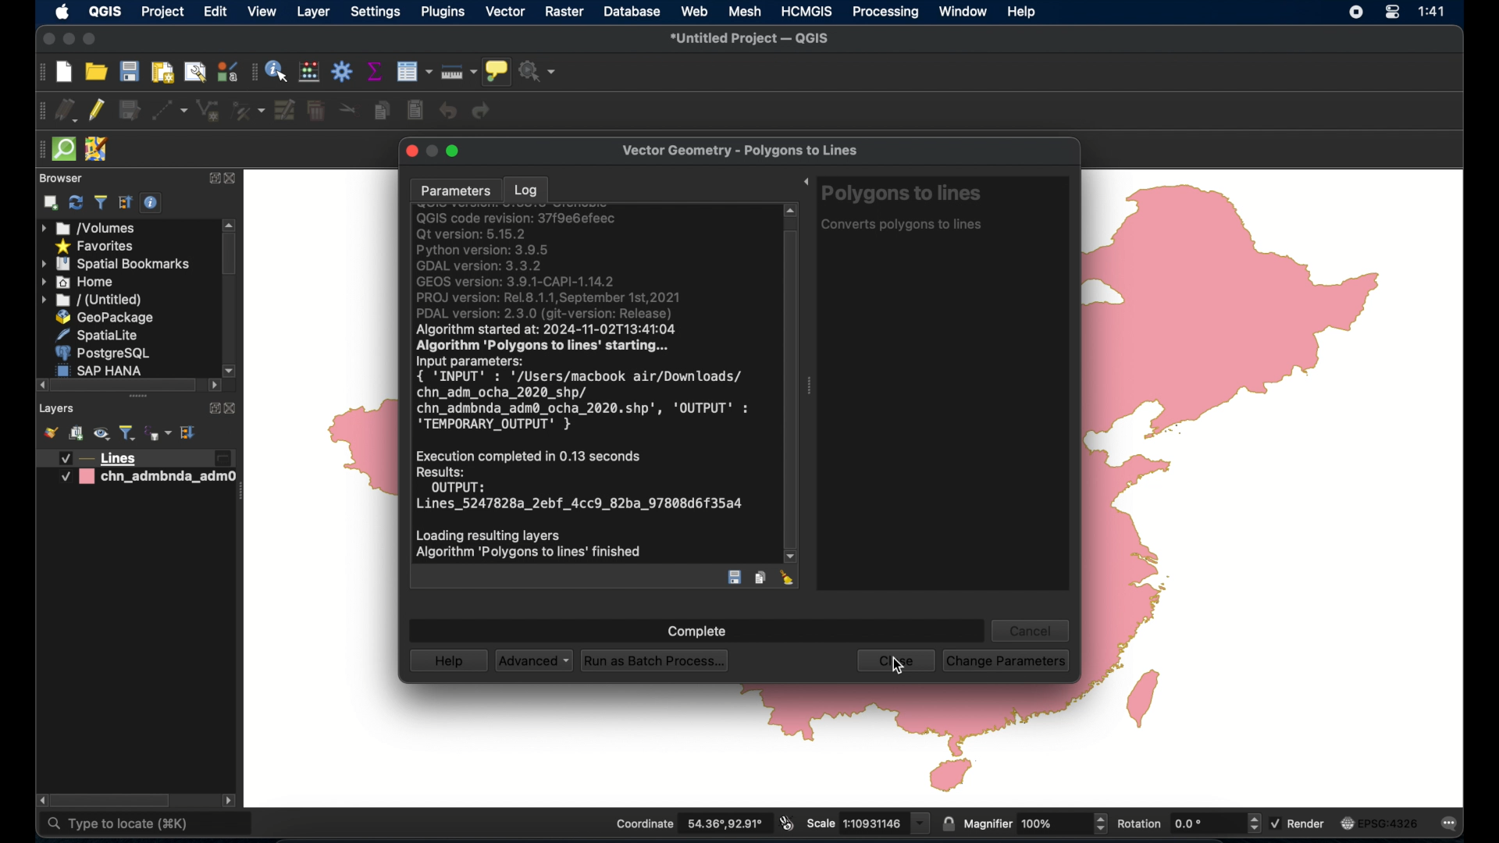 Image resolution: width=1499 pixels, height=843 pixels. I want to click on expand, so click(212, 408).